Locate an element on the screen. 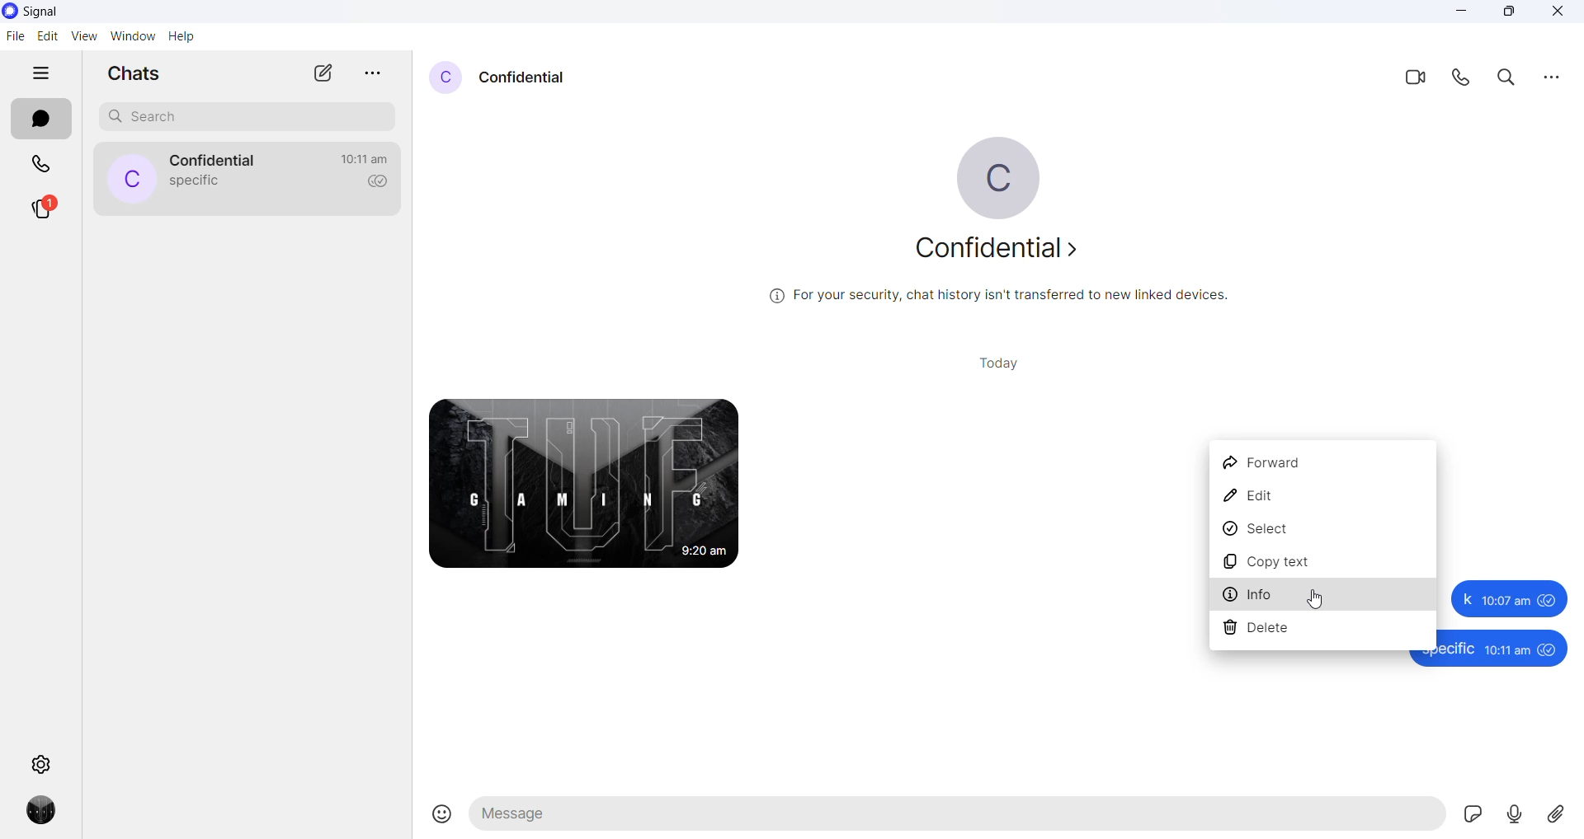 The image size is (1584, 839). 10:11am is located at coordinates (1508, 650).